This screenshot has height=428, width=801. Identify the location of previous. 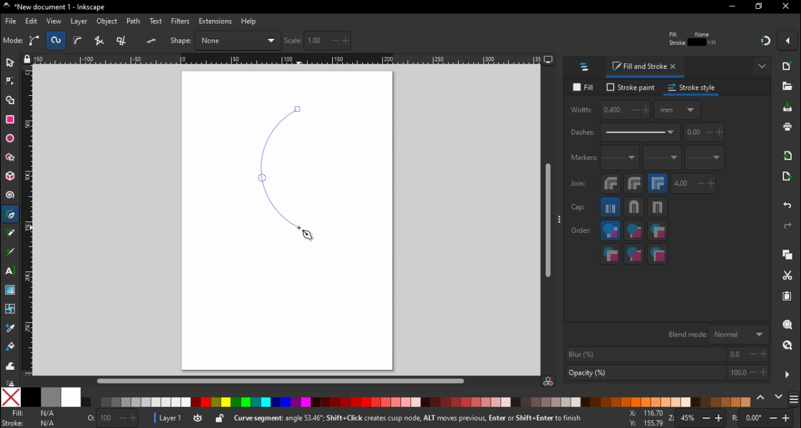
(762, 397).